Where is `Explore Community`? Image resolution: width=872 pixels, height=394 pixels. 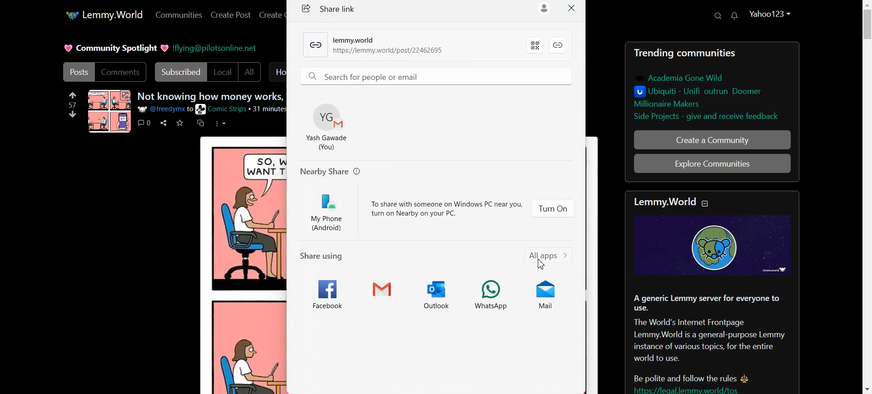 Explore Community is located at coordinates (712, 163).